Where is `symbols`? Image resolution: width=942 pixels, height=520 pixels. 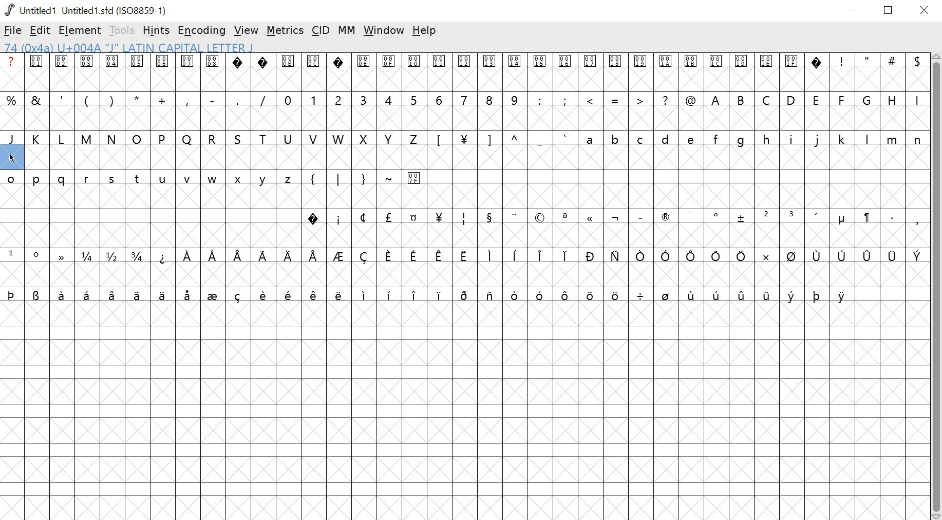 symbols is located at coordinates (609, 218).